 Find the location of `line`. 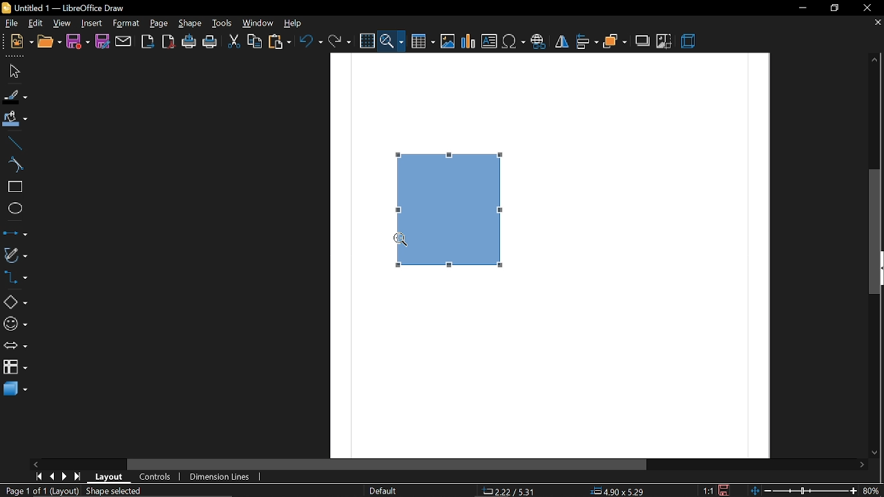

line is located at coordinates (12, 143).